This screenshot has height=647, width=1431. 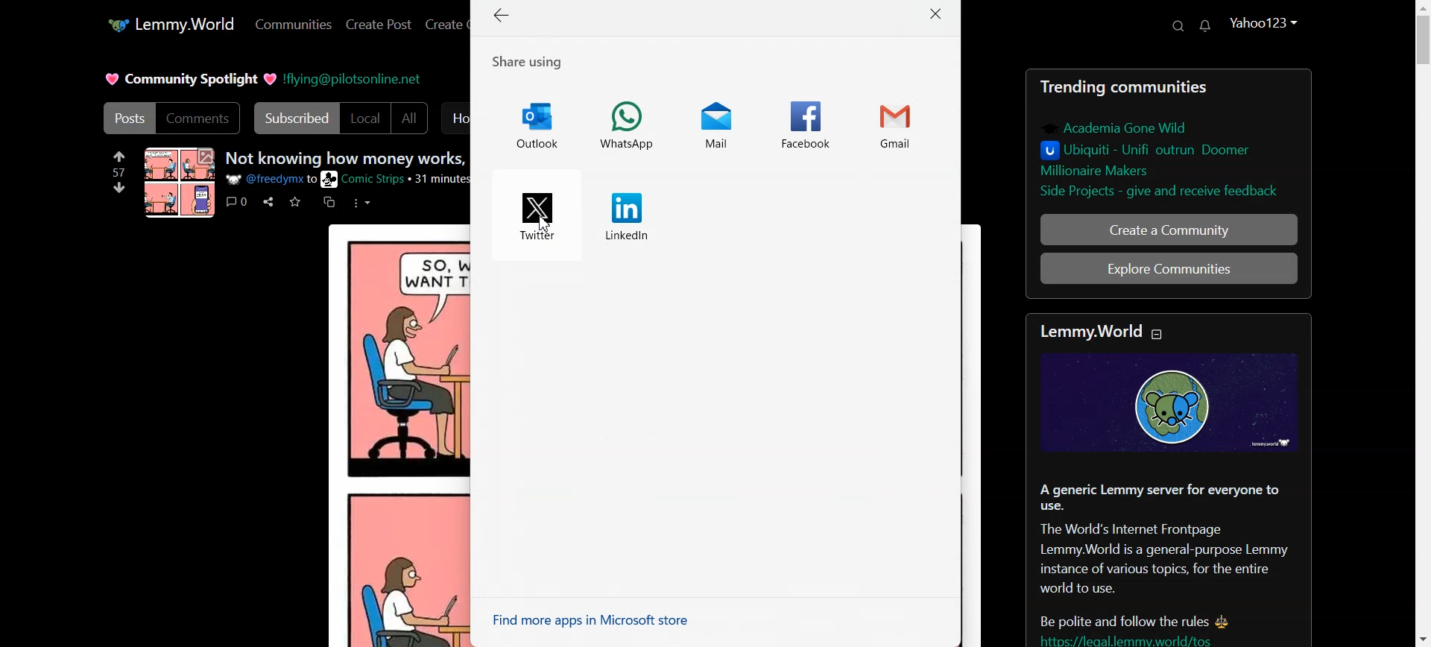 What do you see at coordinates (119, 187) in the screenshot?
I see `Downvote` at bounding box center [119, 187].